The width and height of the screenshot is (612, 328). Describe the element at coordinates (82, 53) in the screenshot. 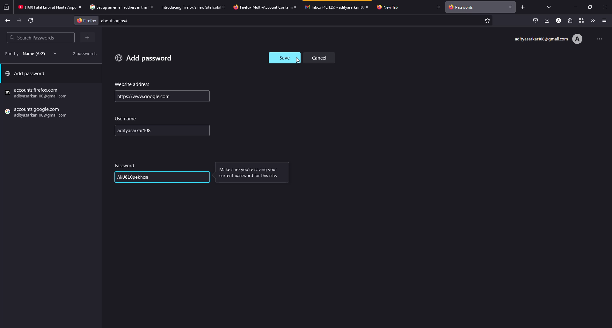

I see `2 passwords` at that location.